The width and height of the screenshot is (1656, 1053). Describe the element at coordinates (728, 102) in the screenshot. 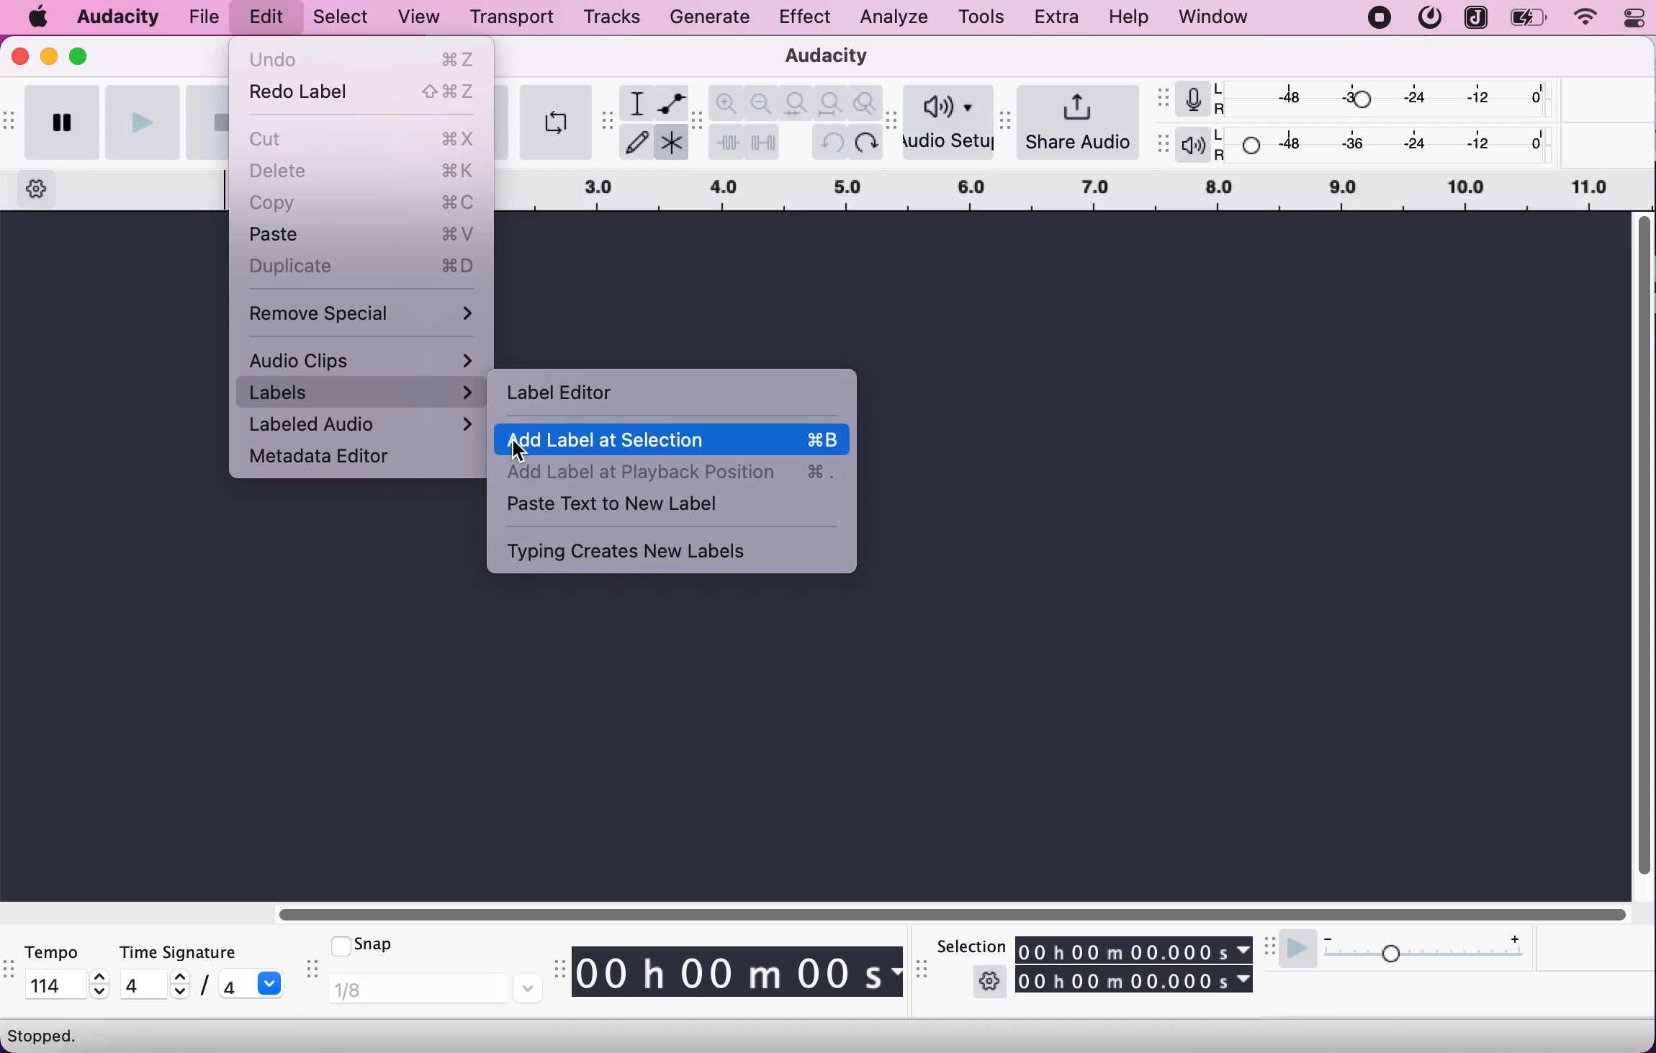

I see `zoom in` at that location.